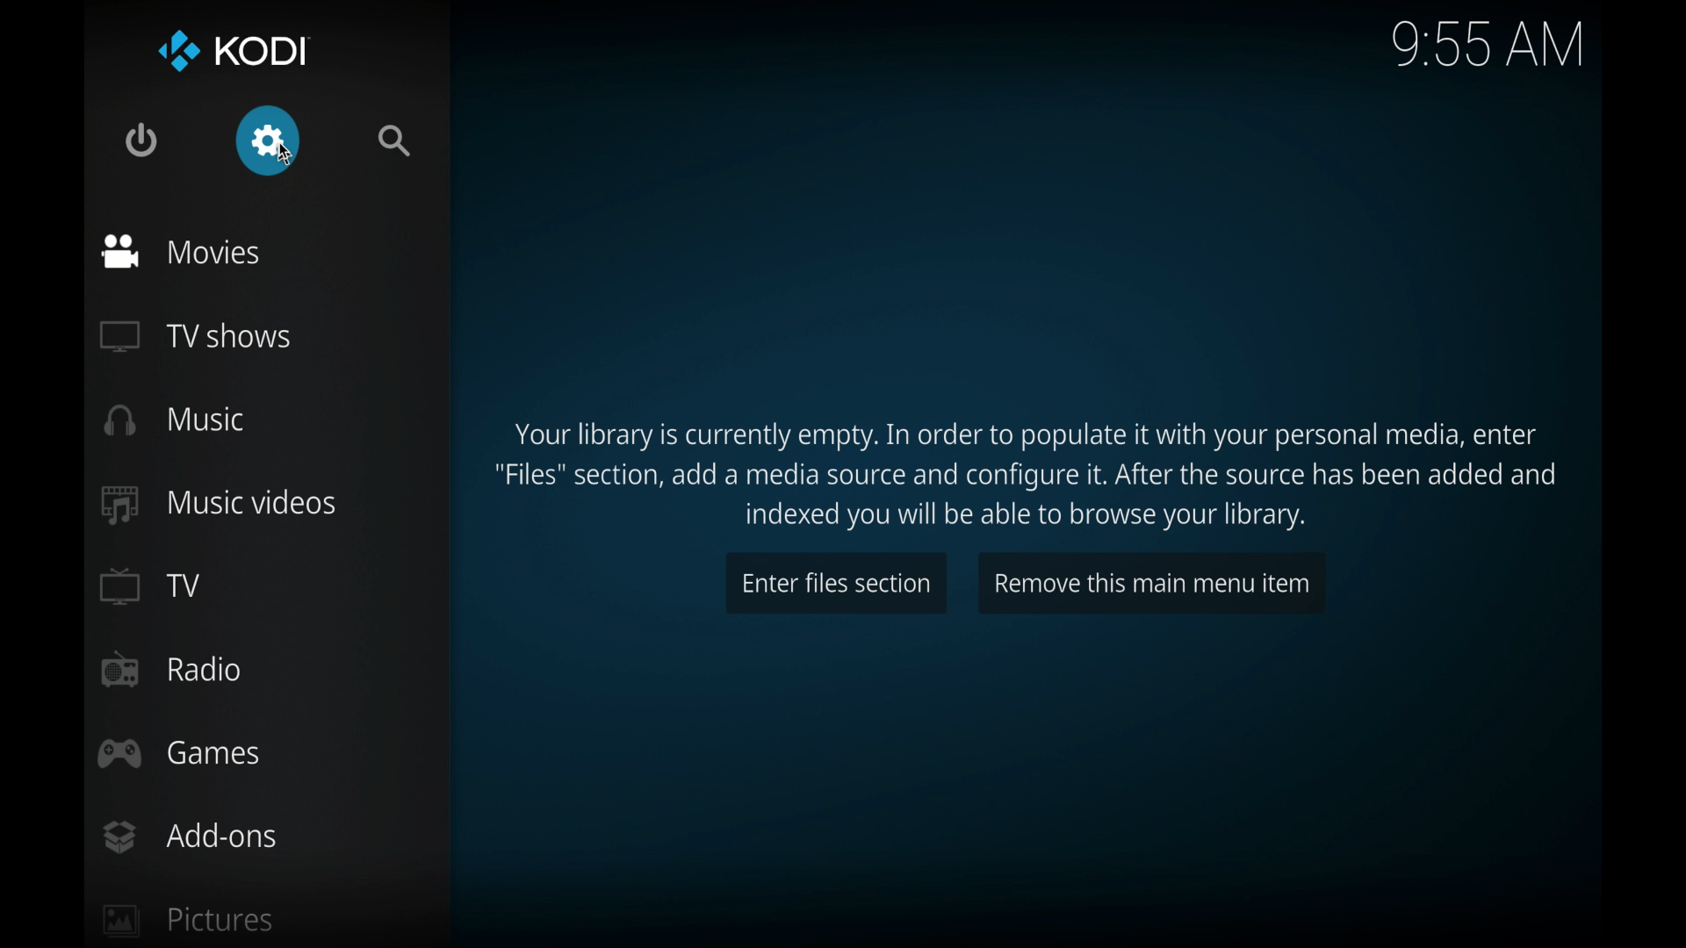 This screenshot has height=948, width=1686. Describe the element at coordinates (175, 420) in the screenshot. I see `music` at that location.